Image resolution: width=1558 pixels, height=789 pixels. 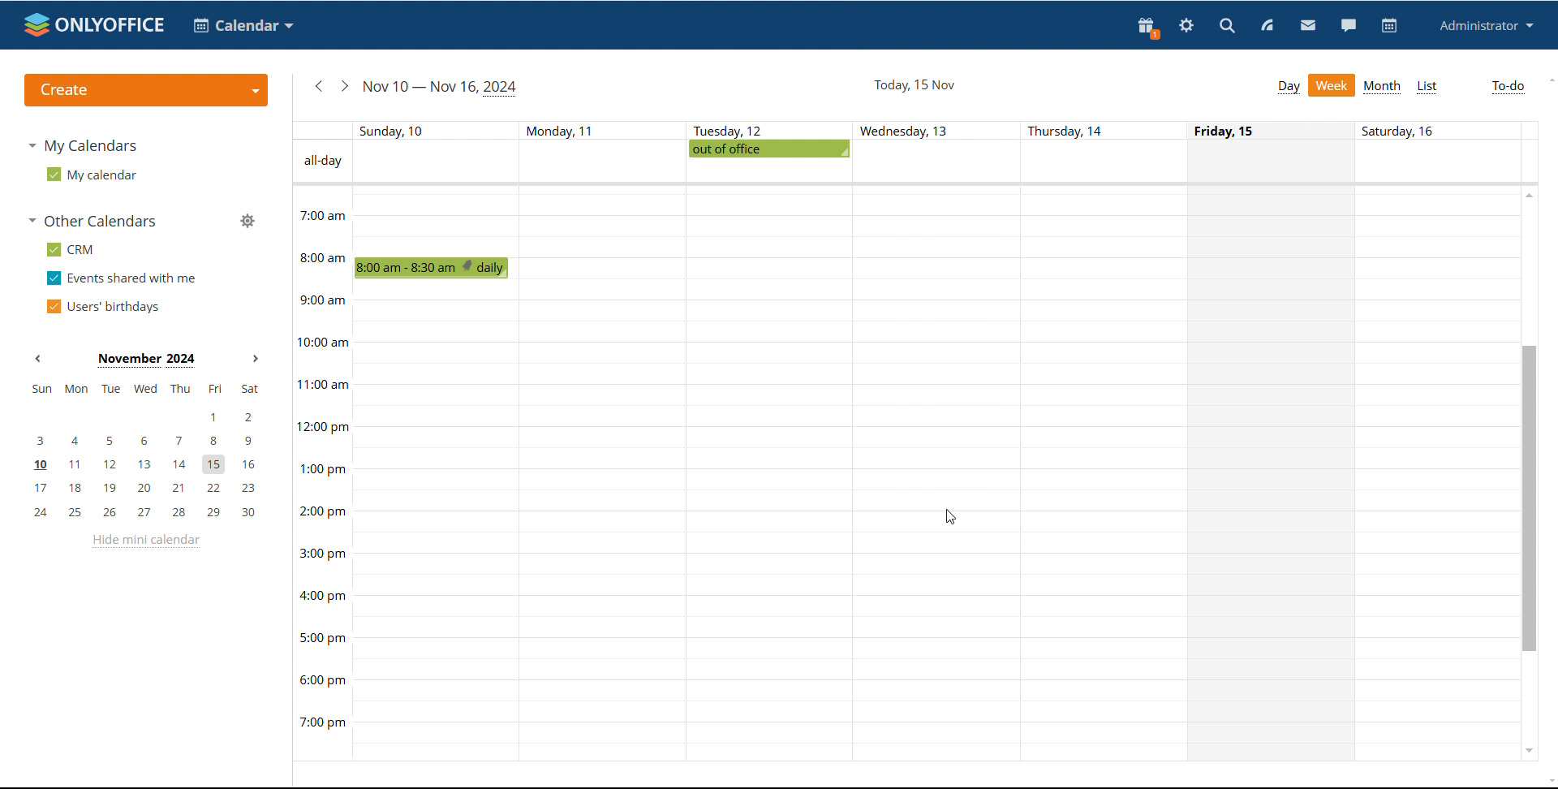 What do you see at coordinates (1388, 26) in the screenshot?
I see `calendar` at bounding box center [1388, 26].